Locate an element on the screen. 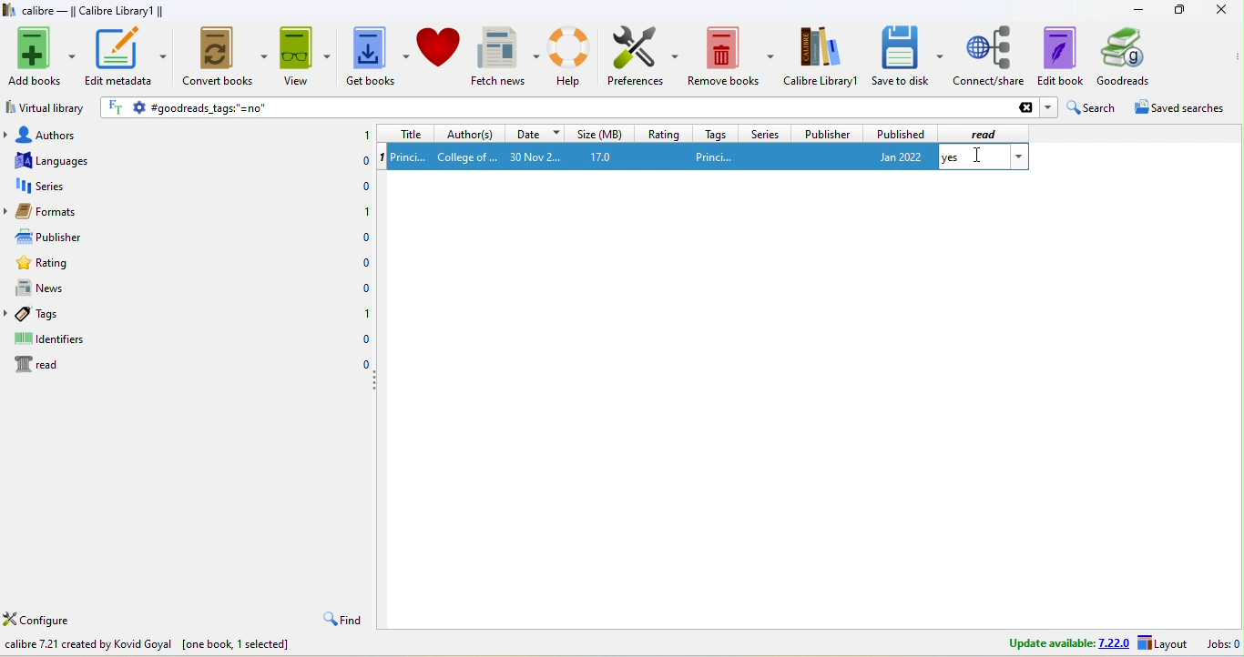 This screenshot has width=1244, height=657. dropdown is located at coordinates (1019, 157).